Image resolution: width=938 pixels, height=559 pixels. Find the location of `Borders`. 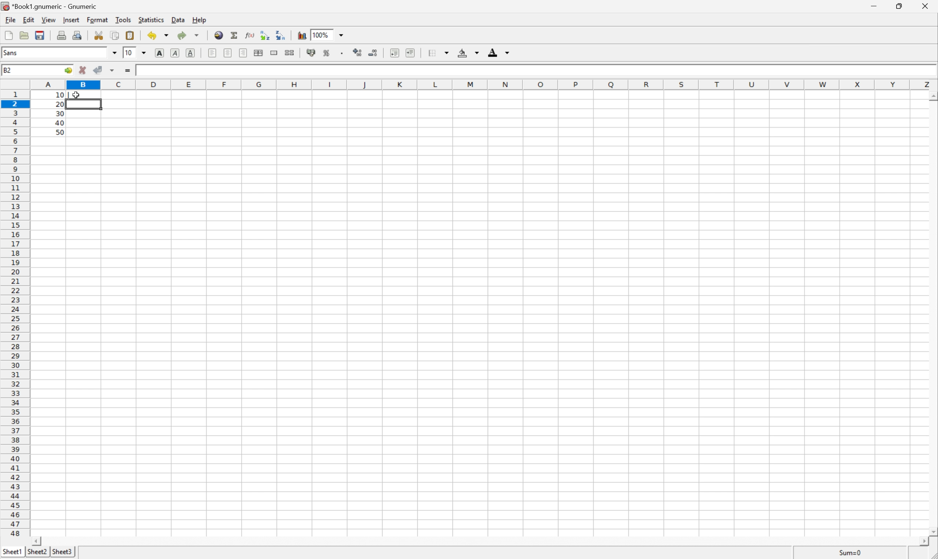

Borders is located at coordinates (438, 53).